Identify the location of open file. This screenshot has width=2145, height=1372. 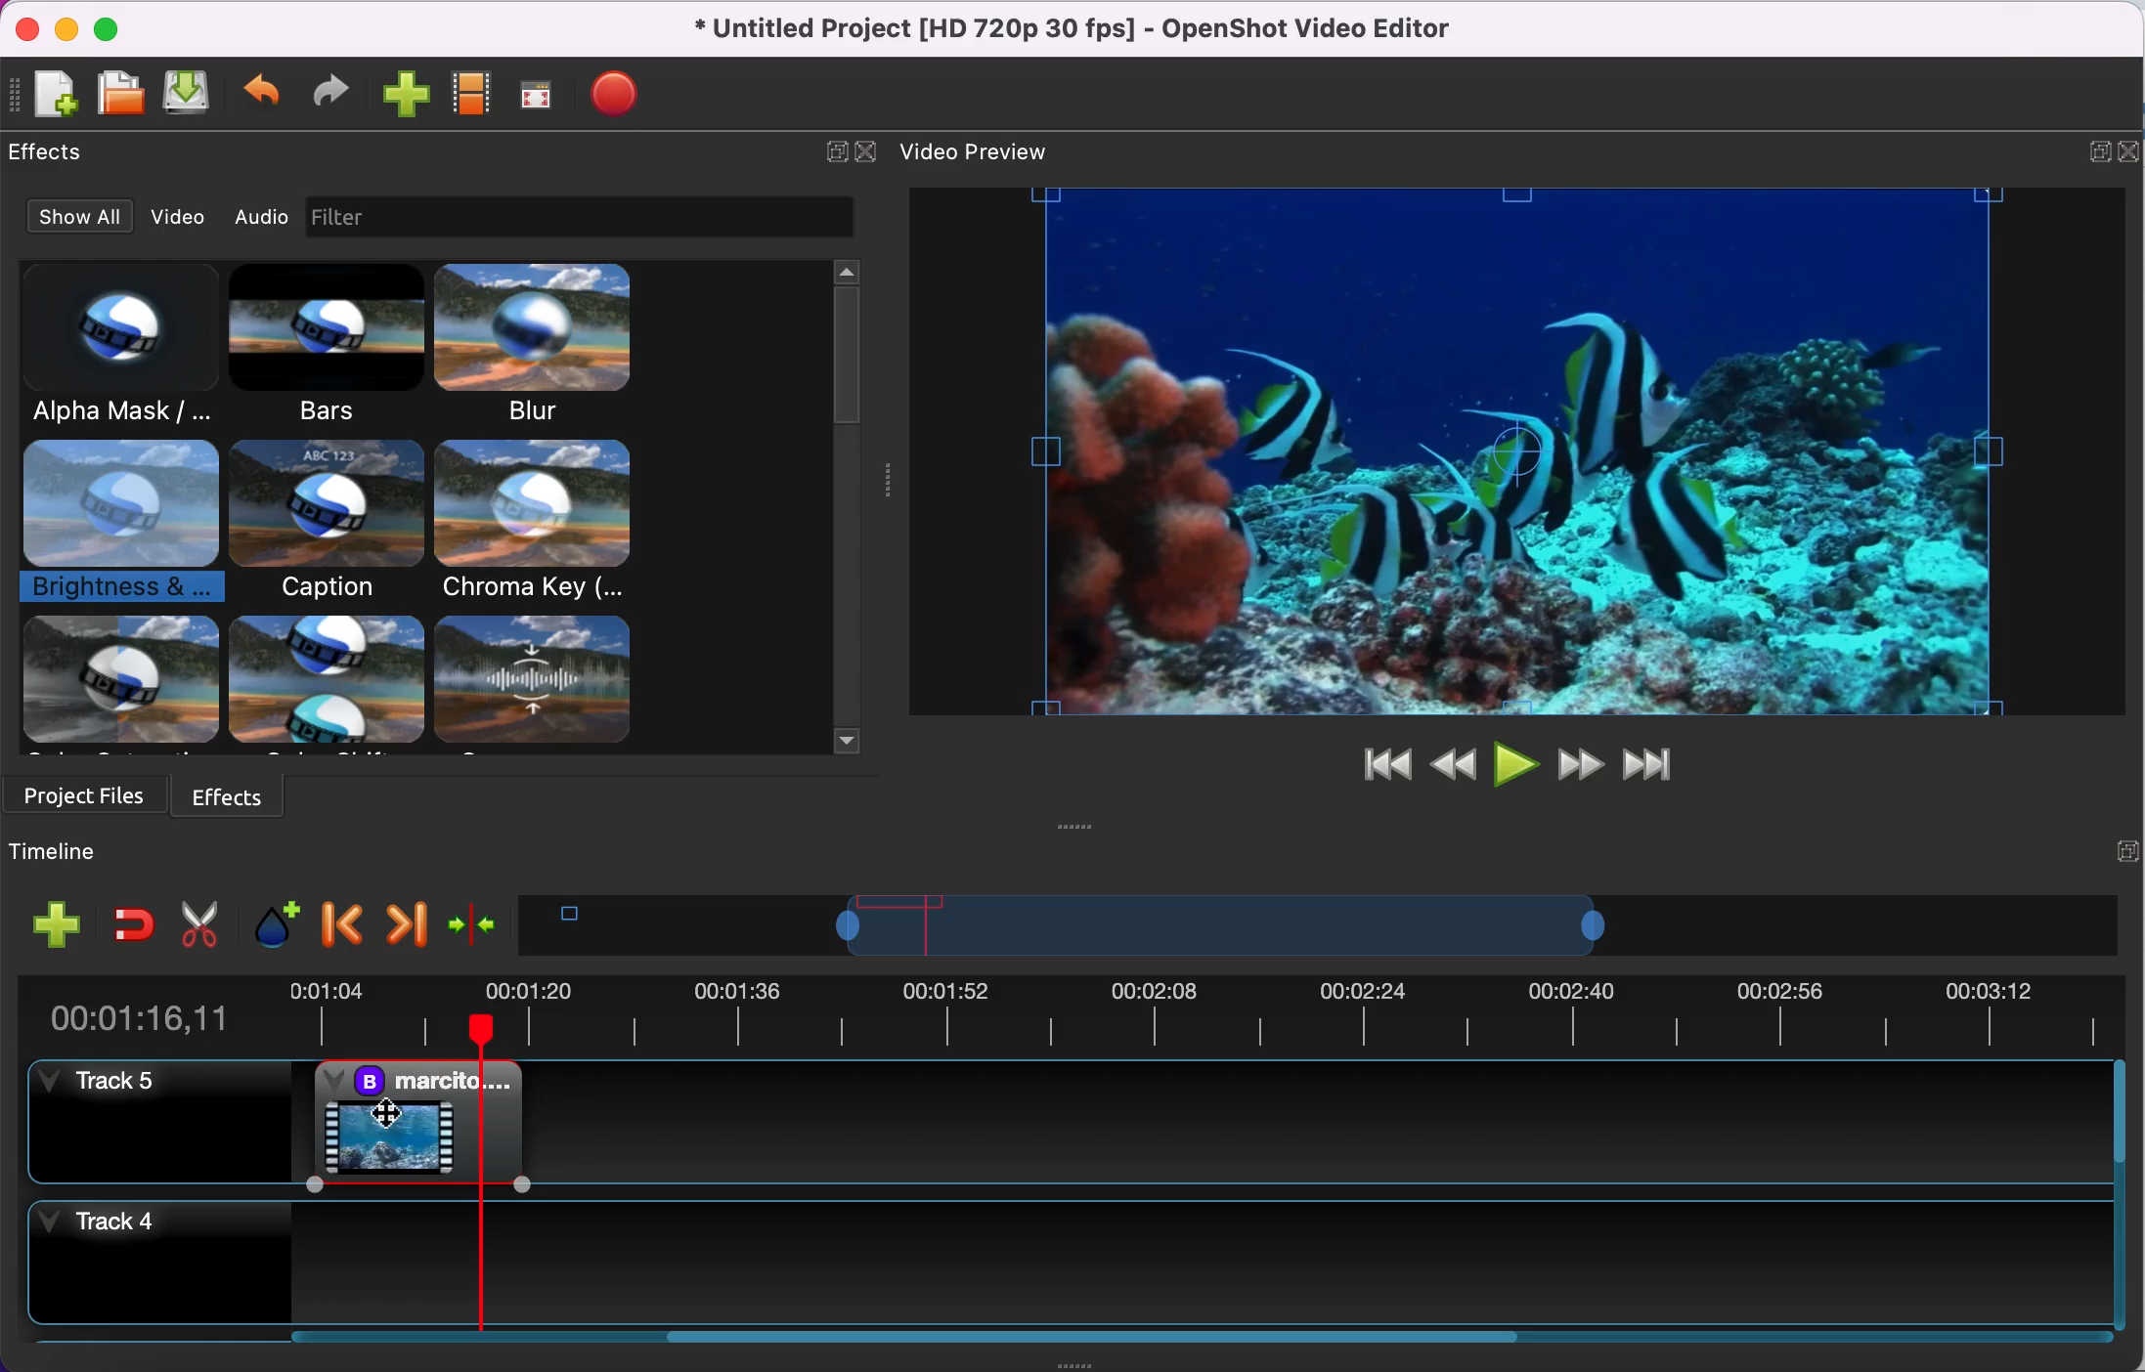
(118, 90).